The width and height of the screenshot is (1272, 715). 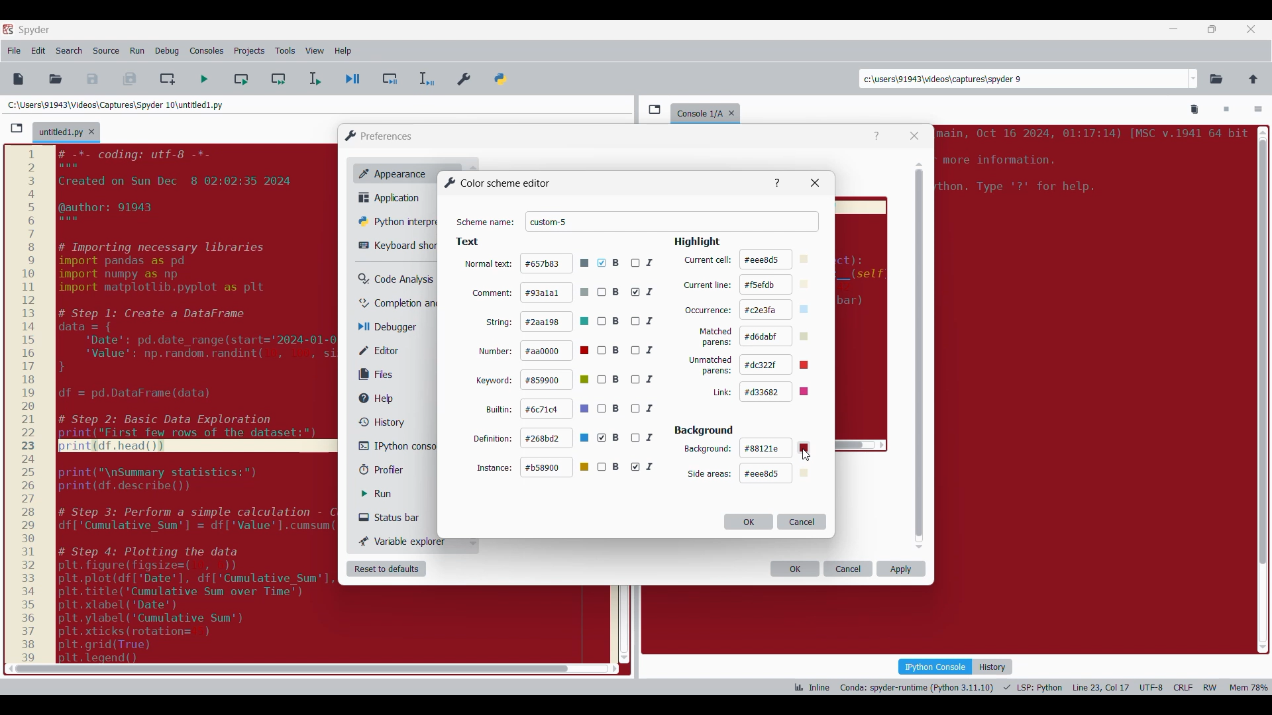 What do you see at coordinates (500, 322) in the screenshot?
I see `string` at bounding box center [500, 322].